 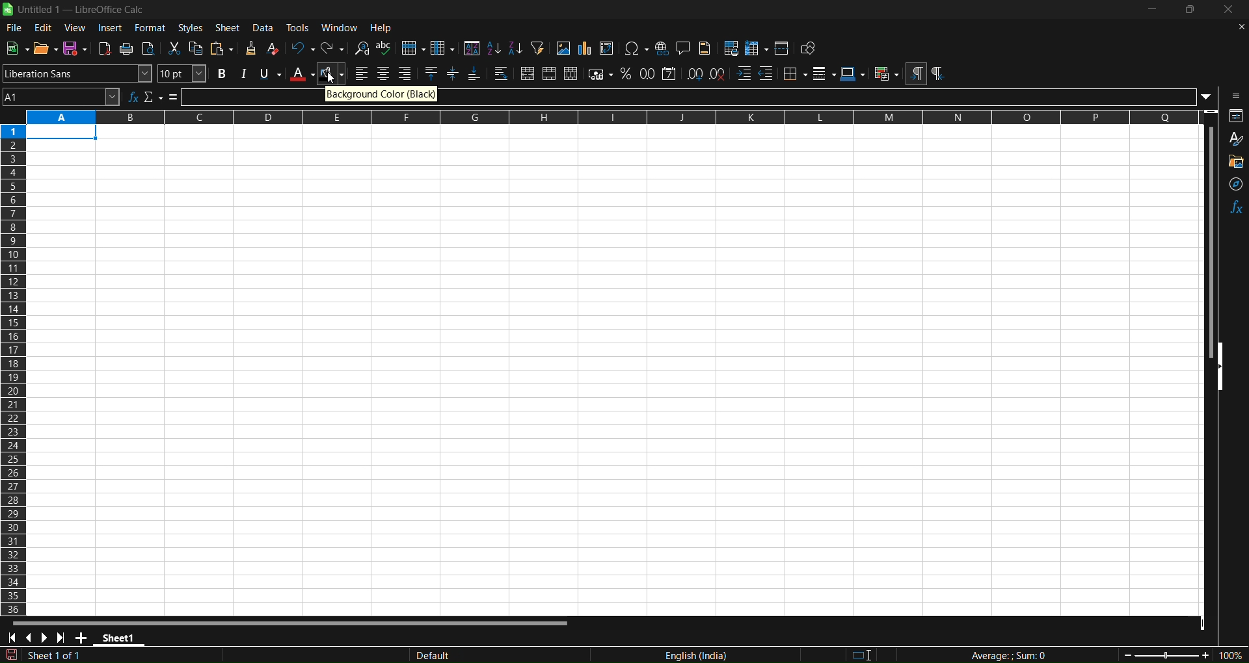 What do you see at coordinates (414, 46) in the screenshot?
I see `row` at bounding box center [414, 46].